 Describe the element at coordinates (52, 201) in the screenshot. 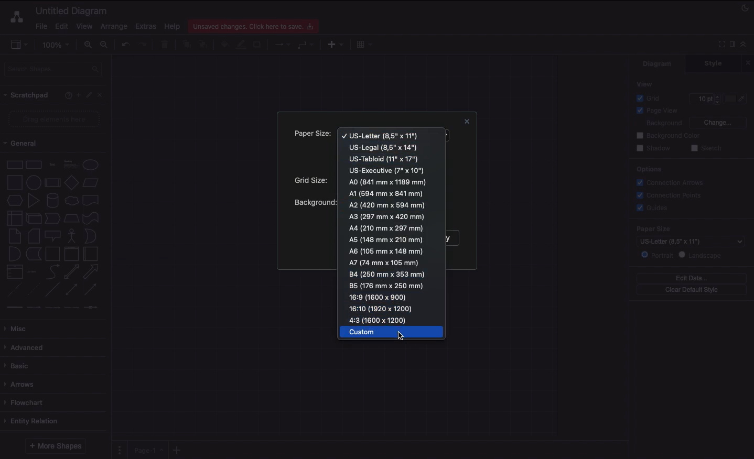

I see `Cylinder` at that location.